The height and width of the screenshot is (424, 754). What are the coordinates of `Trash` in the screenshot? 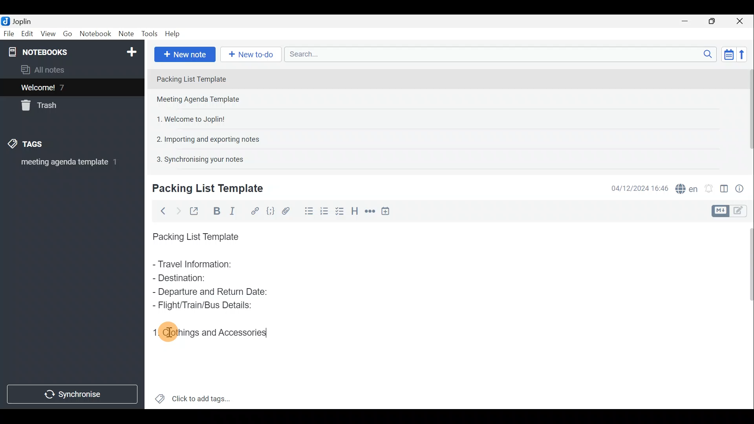 It's located at (42, 107).